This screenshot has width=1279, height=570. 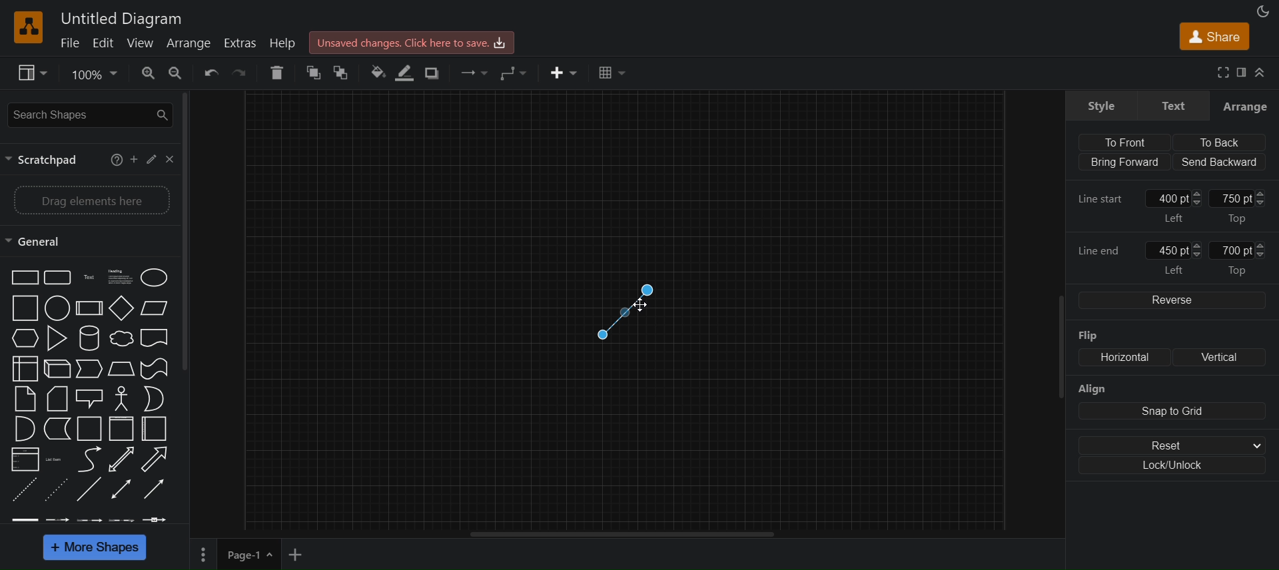 I want to click on insert, so click(x=564, y=73).